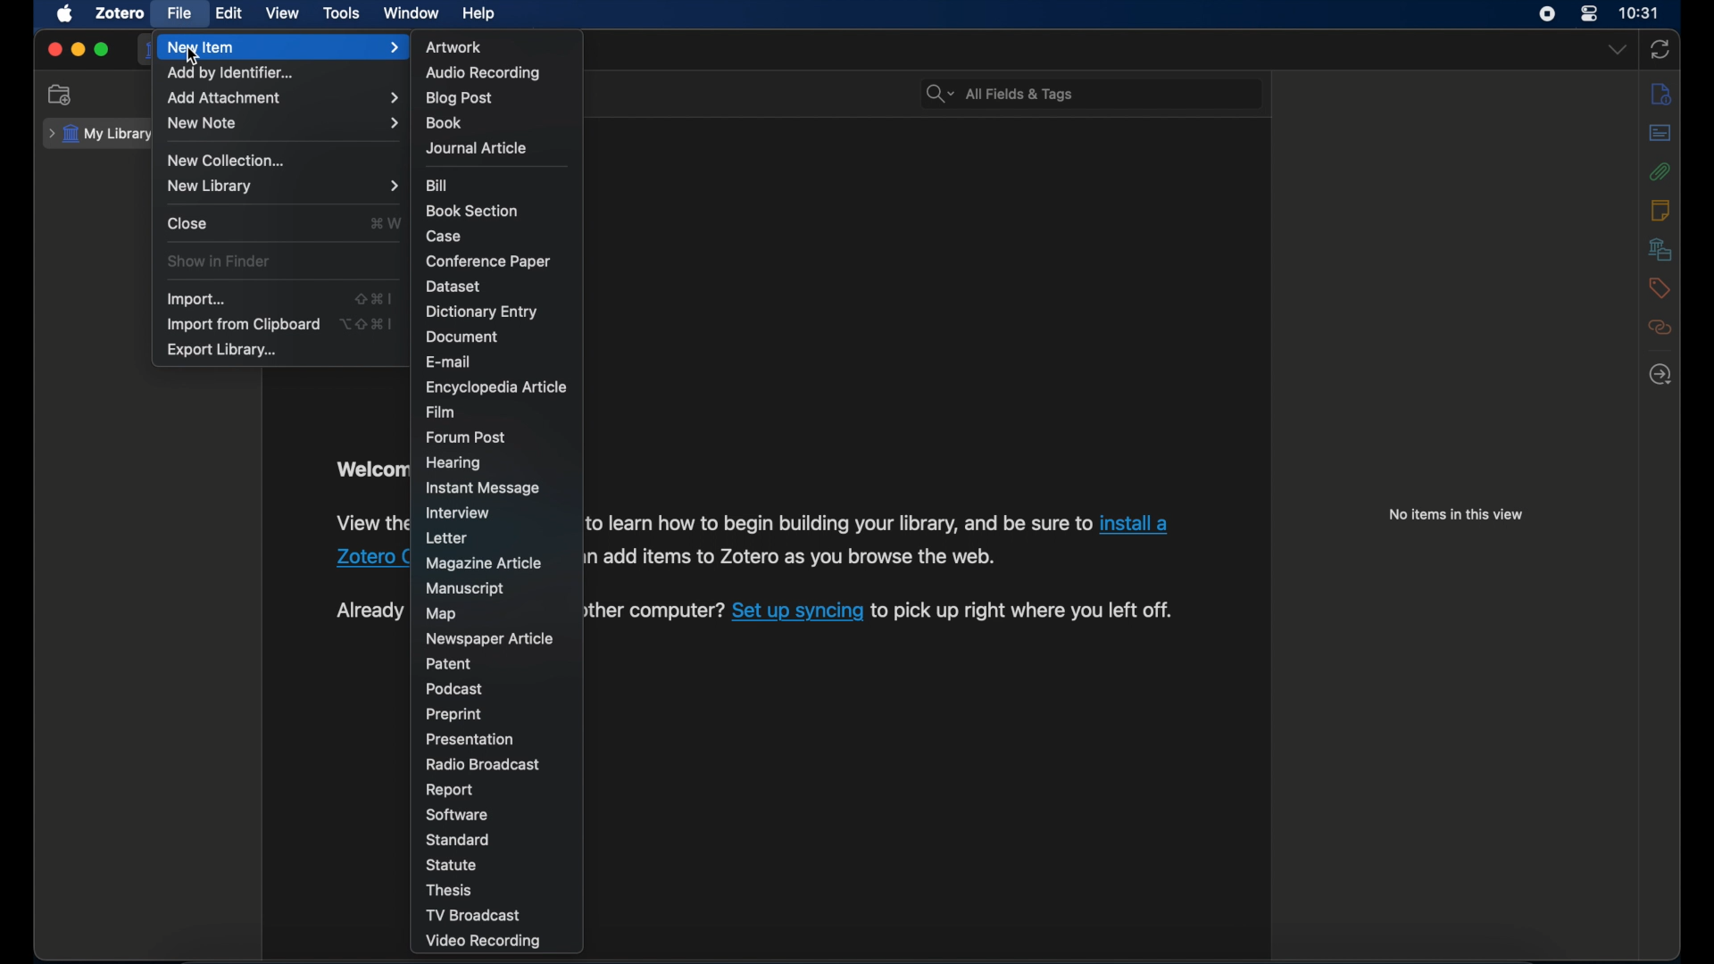  Describe the element at coordinates (188, 223) in the screenshot. I see `close` at that location.